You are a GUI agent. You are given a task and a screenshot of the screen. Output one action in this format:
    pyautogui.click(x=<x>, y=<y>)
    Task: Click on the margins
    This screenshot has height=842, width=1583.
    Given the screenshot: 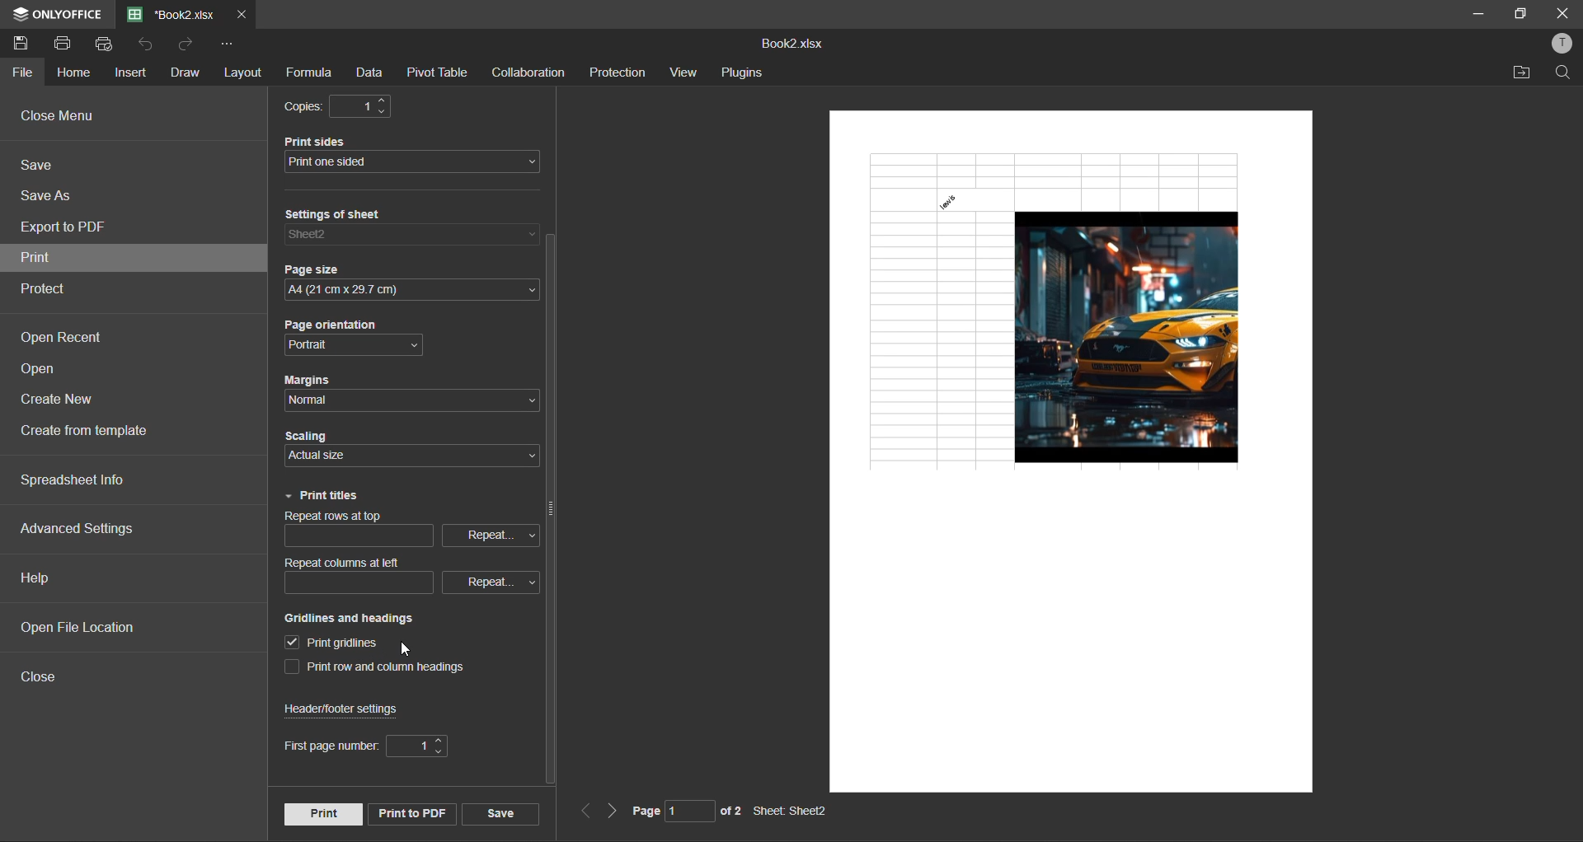 What is the action you would take?
    pyautogui.click(x=310, y=381)
    